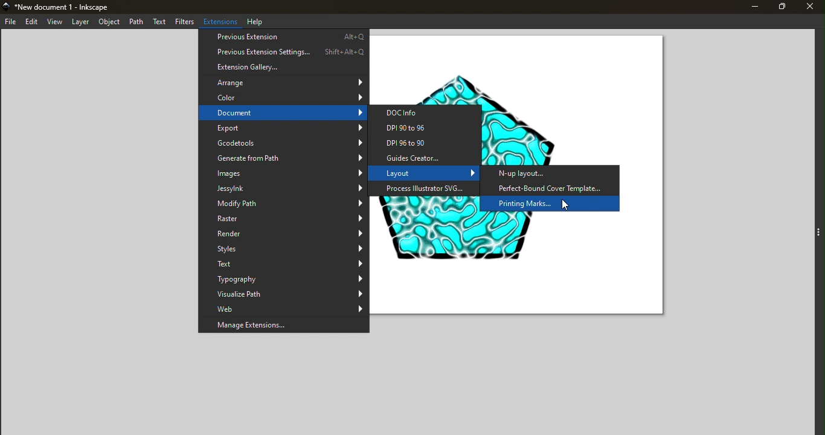  What do you see at coordinates (283, 308) in the screenshot?
I see `Web` at bounding box center [283, 308].